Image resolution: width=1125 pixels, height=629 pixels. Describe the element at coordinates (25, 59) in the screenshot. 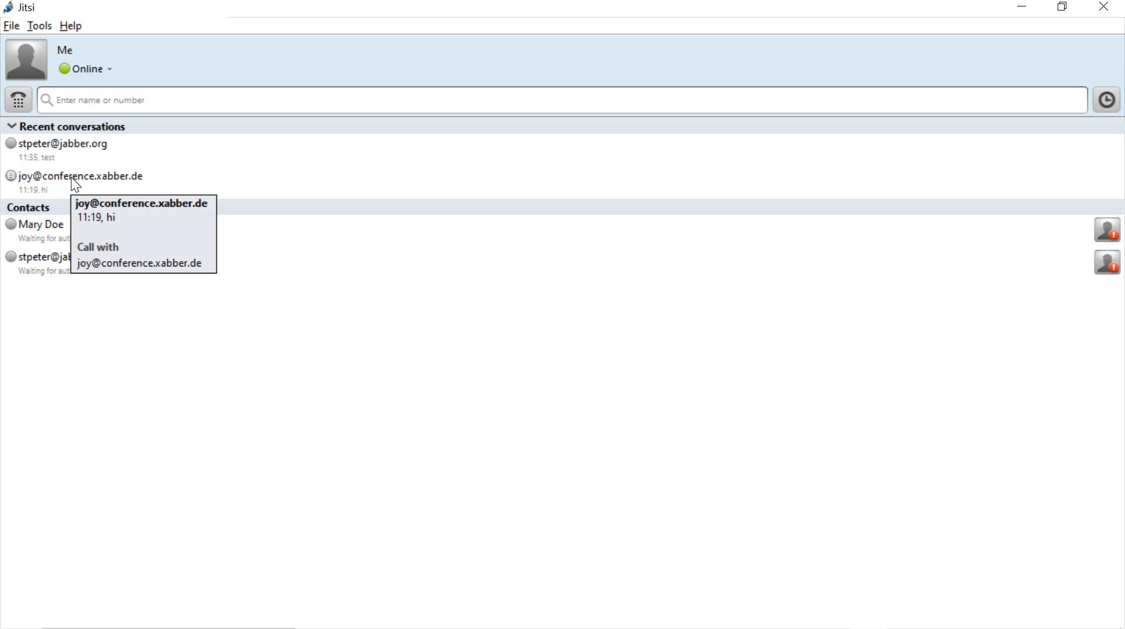

I see `account picture` at that location.